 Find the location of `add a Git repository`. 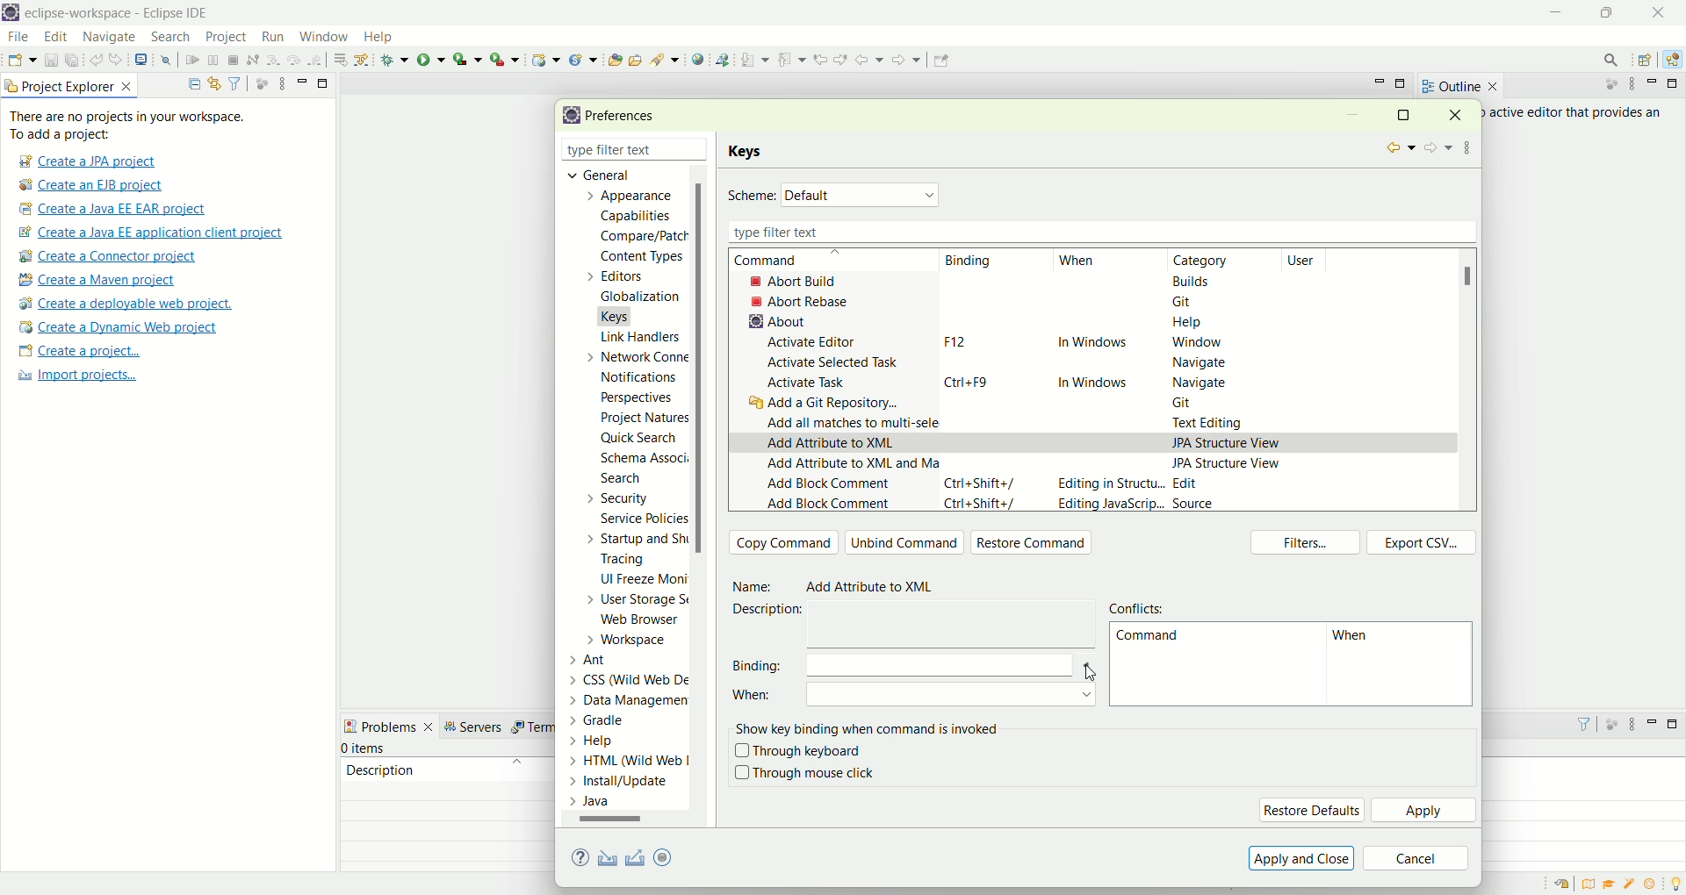

add a Git repository is located at coordinates (829, 405).